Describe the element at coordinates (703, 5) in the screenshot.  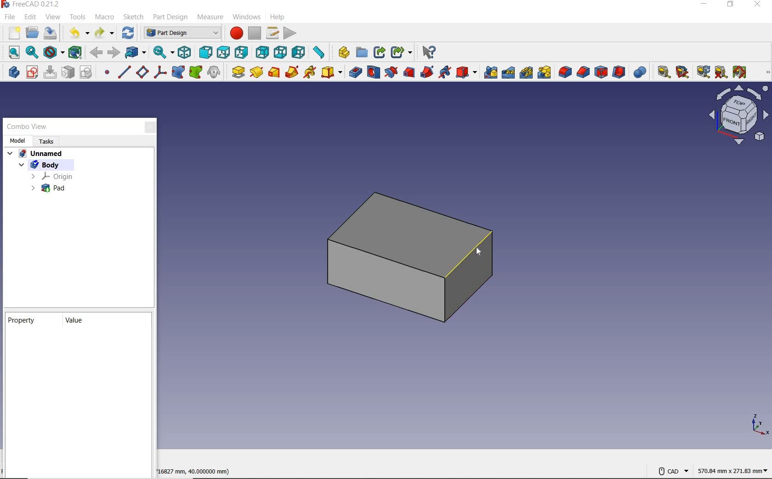
I see `minimize` at that location.